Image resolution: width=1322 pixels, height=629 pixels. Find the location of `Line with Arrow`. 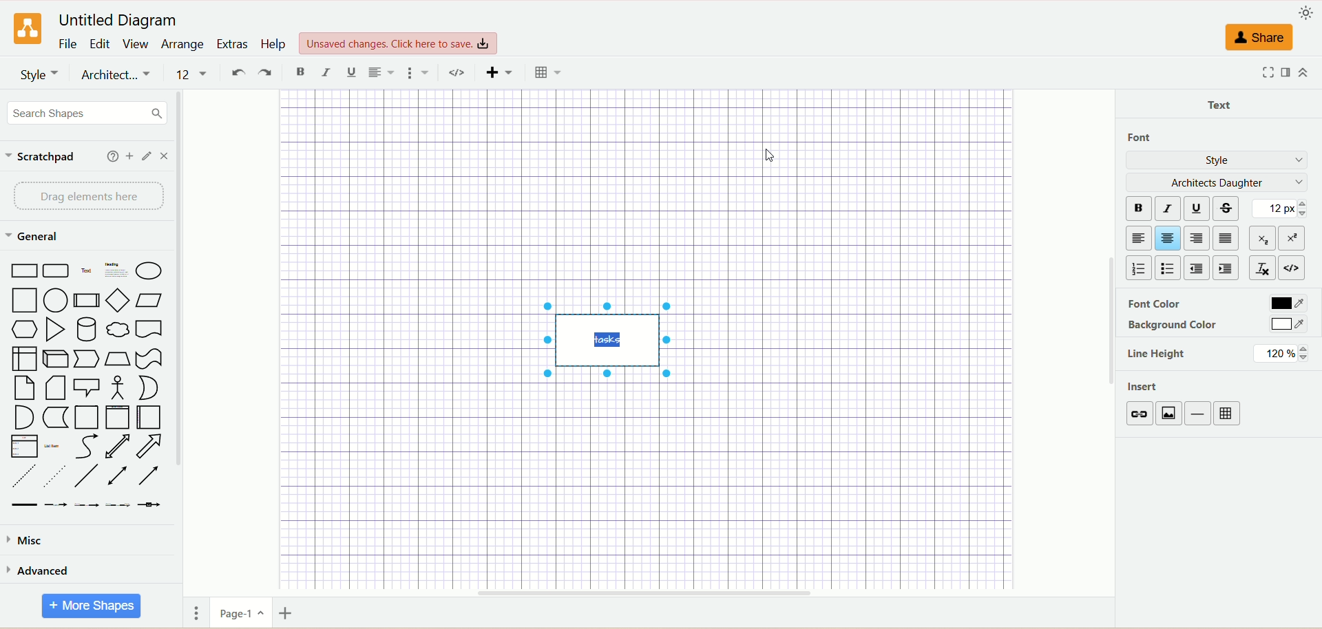

Line with Arrow is located at coordinates (150, 476).